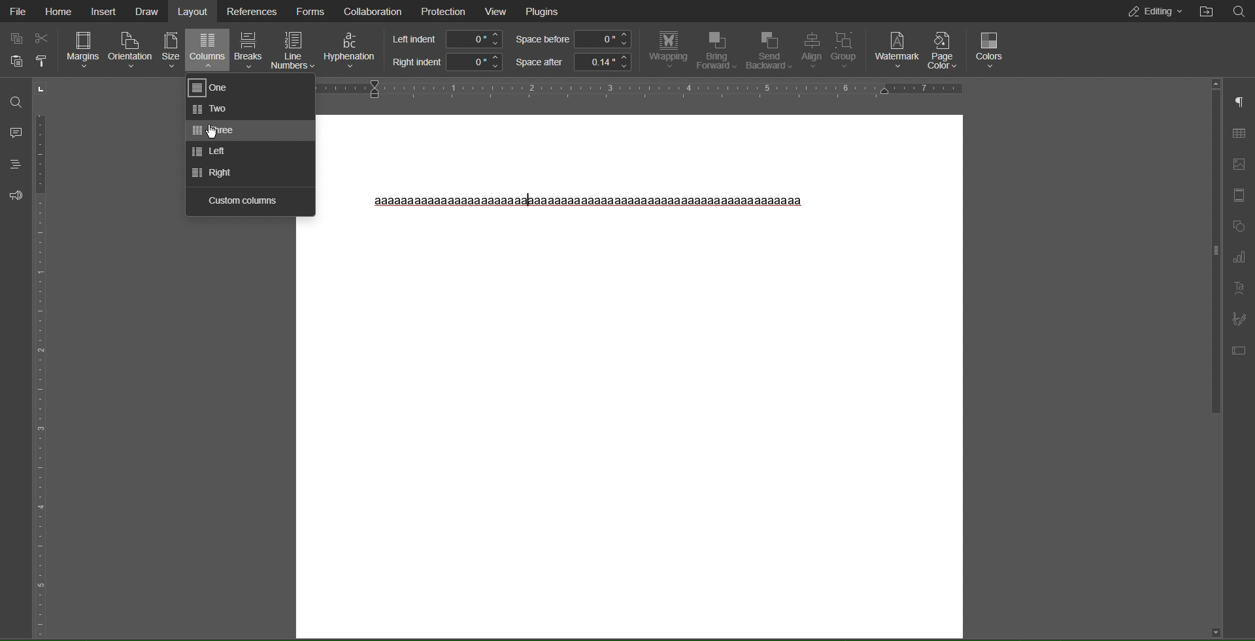 This screenshot has width=1255, height=641. Describe the element at coordinates (497, 12) in the screenshot. I see `View` at that location.